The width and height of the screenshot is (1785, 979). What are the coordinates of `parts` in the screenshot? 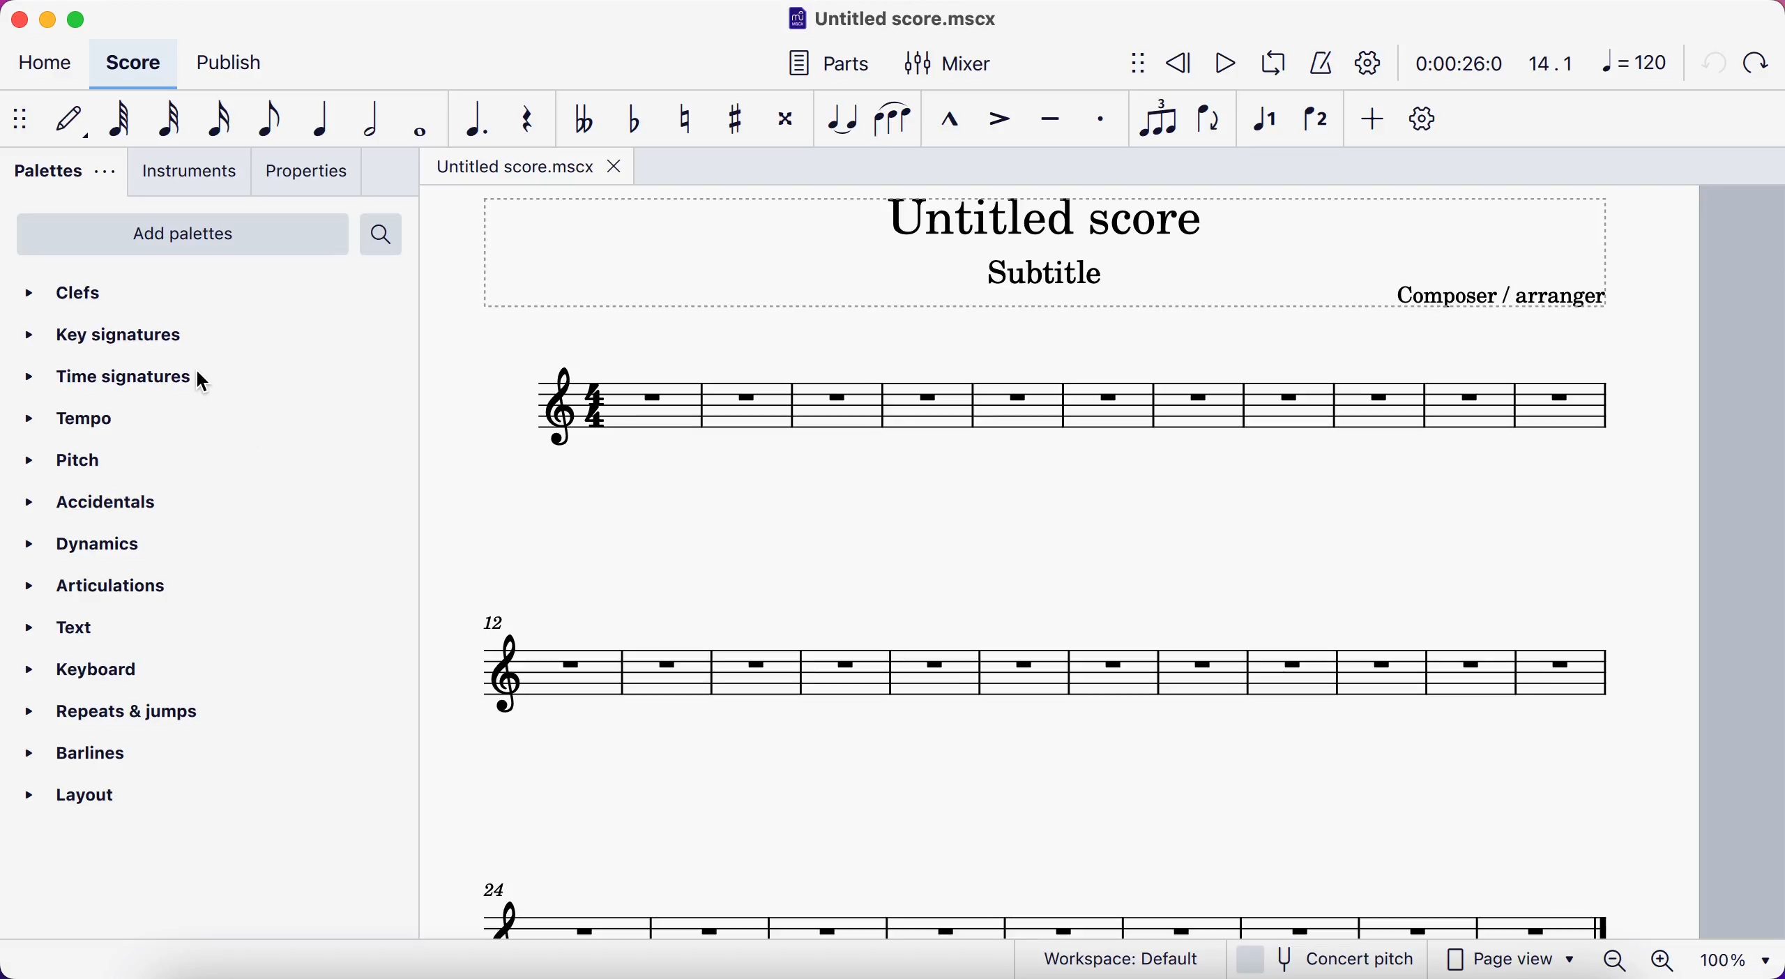 It's located at (824, 63).